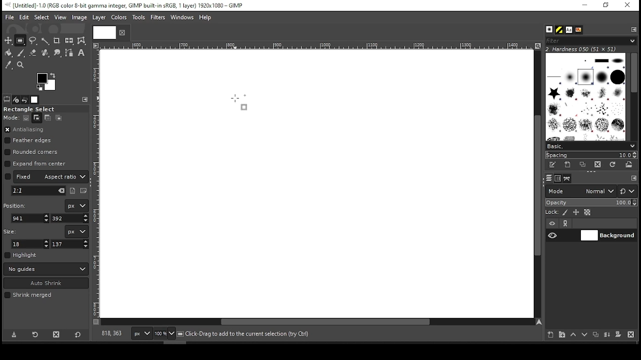 The image size is (641, 360). What do you see at coordinates (119, 17) in the screenshot?
I see `color` at bounding box center [119, 17].